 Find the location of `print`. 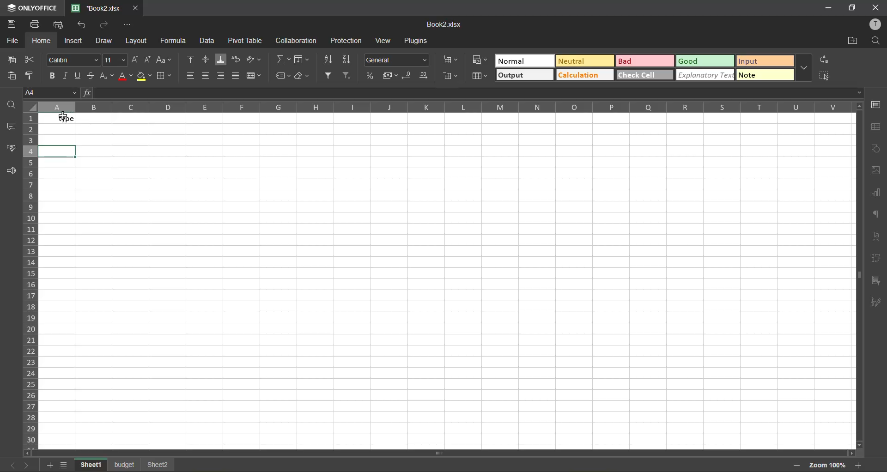

print is located at coordinates (38, 24).